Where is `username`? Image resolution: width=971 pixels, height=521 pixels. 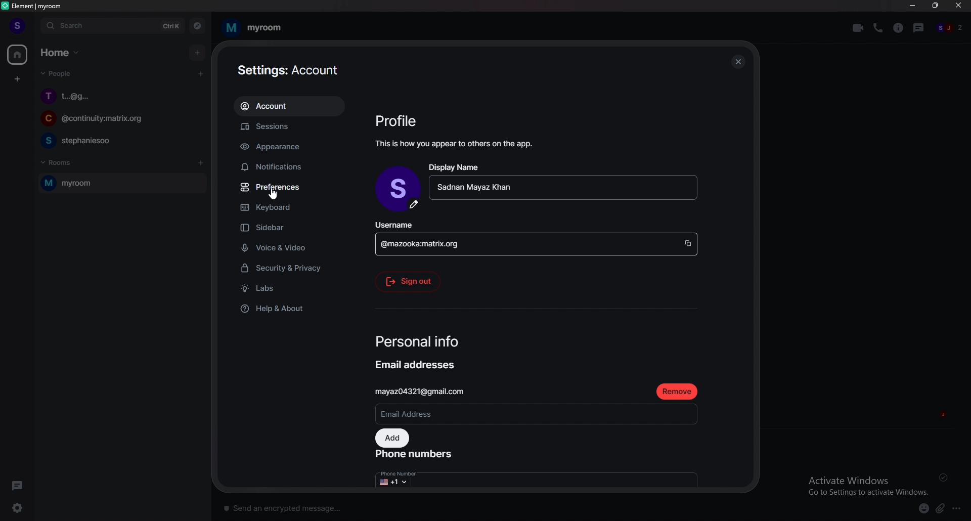
username is located at coordinates (536, 238).